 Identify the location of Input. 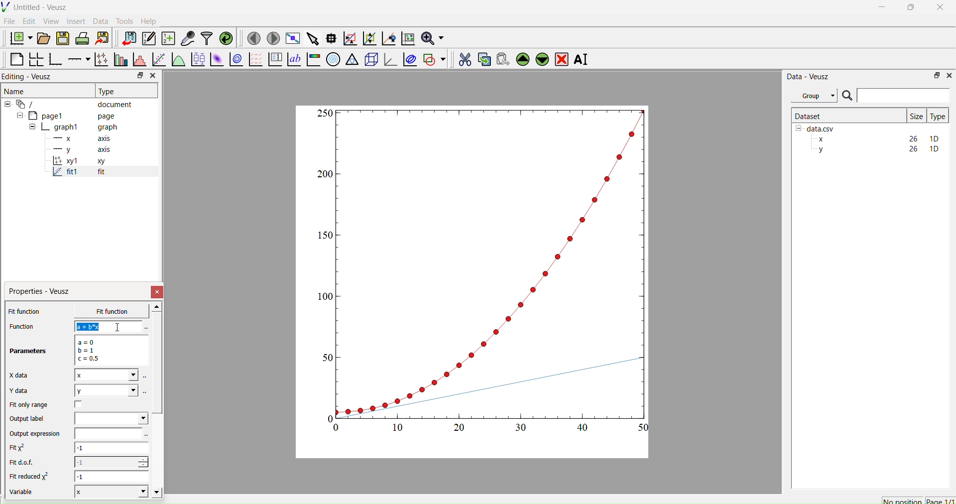
(903, 95).